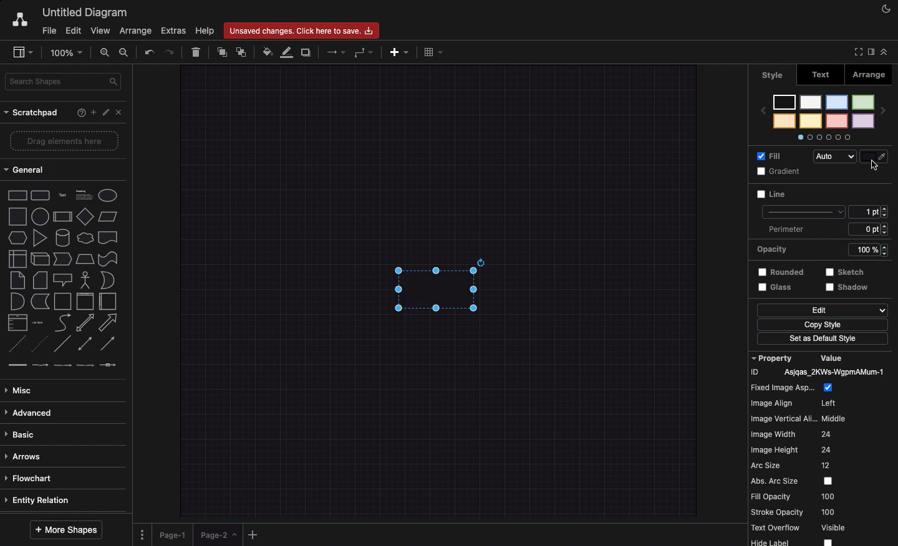  I want to click on ellipse, so click(108, 193).